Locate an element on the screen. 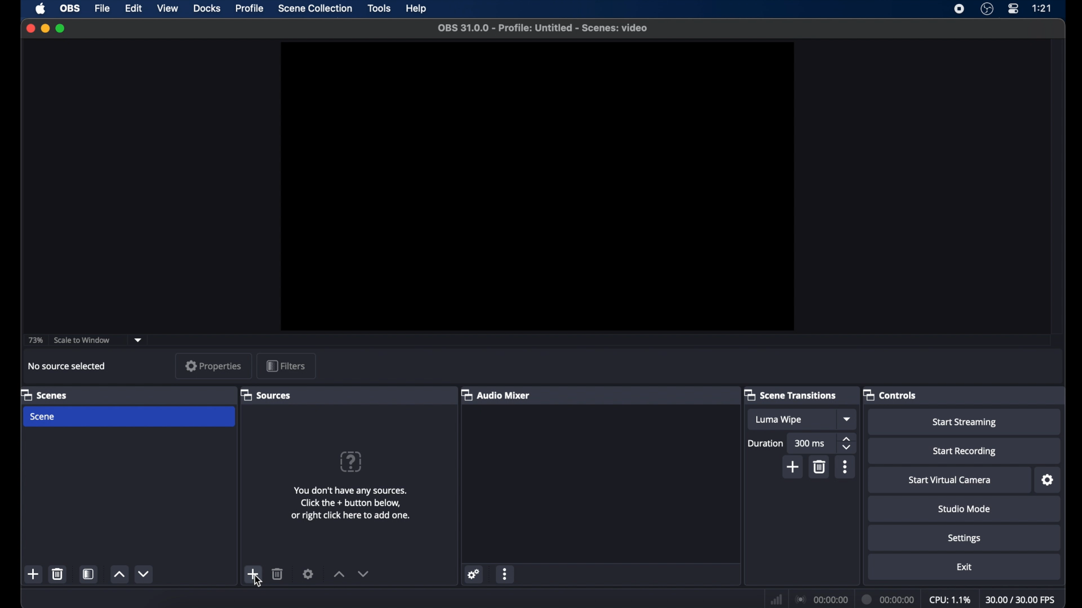 Image resolution: width=1082 pixels, height=608 pixels. add is located at coordinates (793, 467).